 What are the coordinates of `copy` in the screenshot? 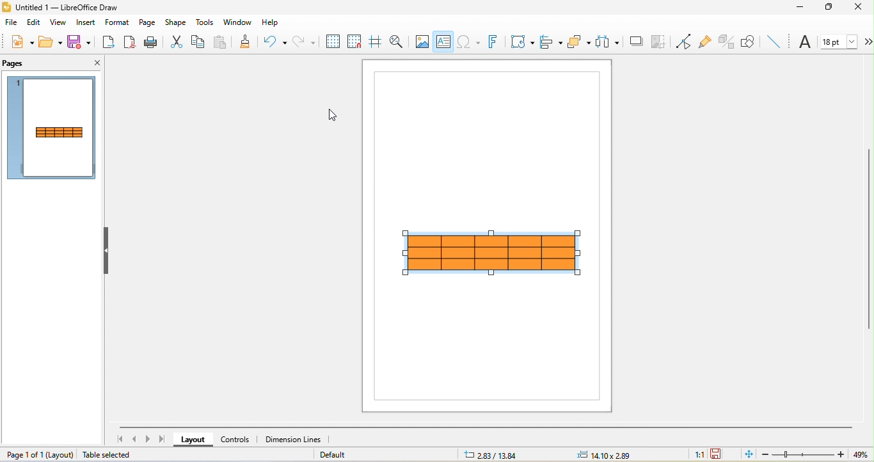 It's located at (198, 43).